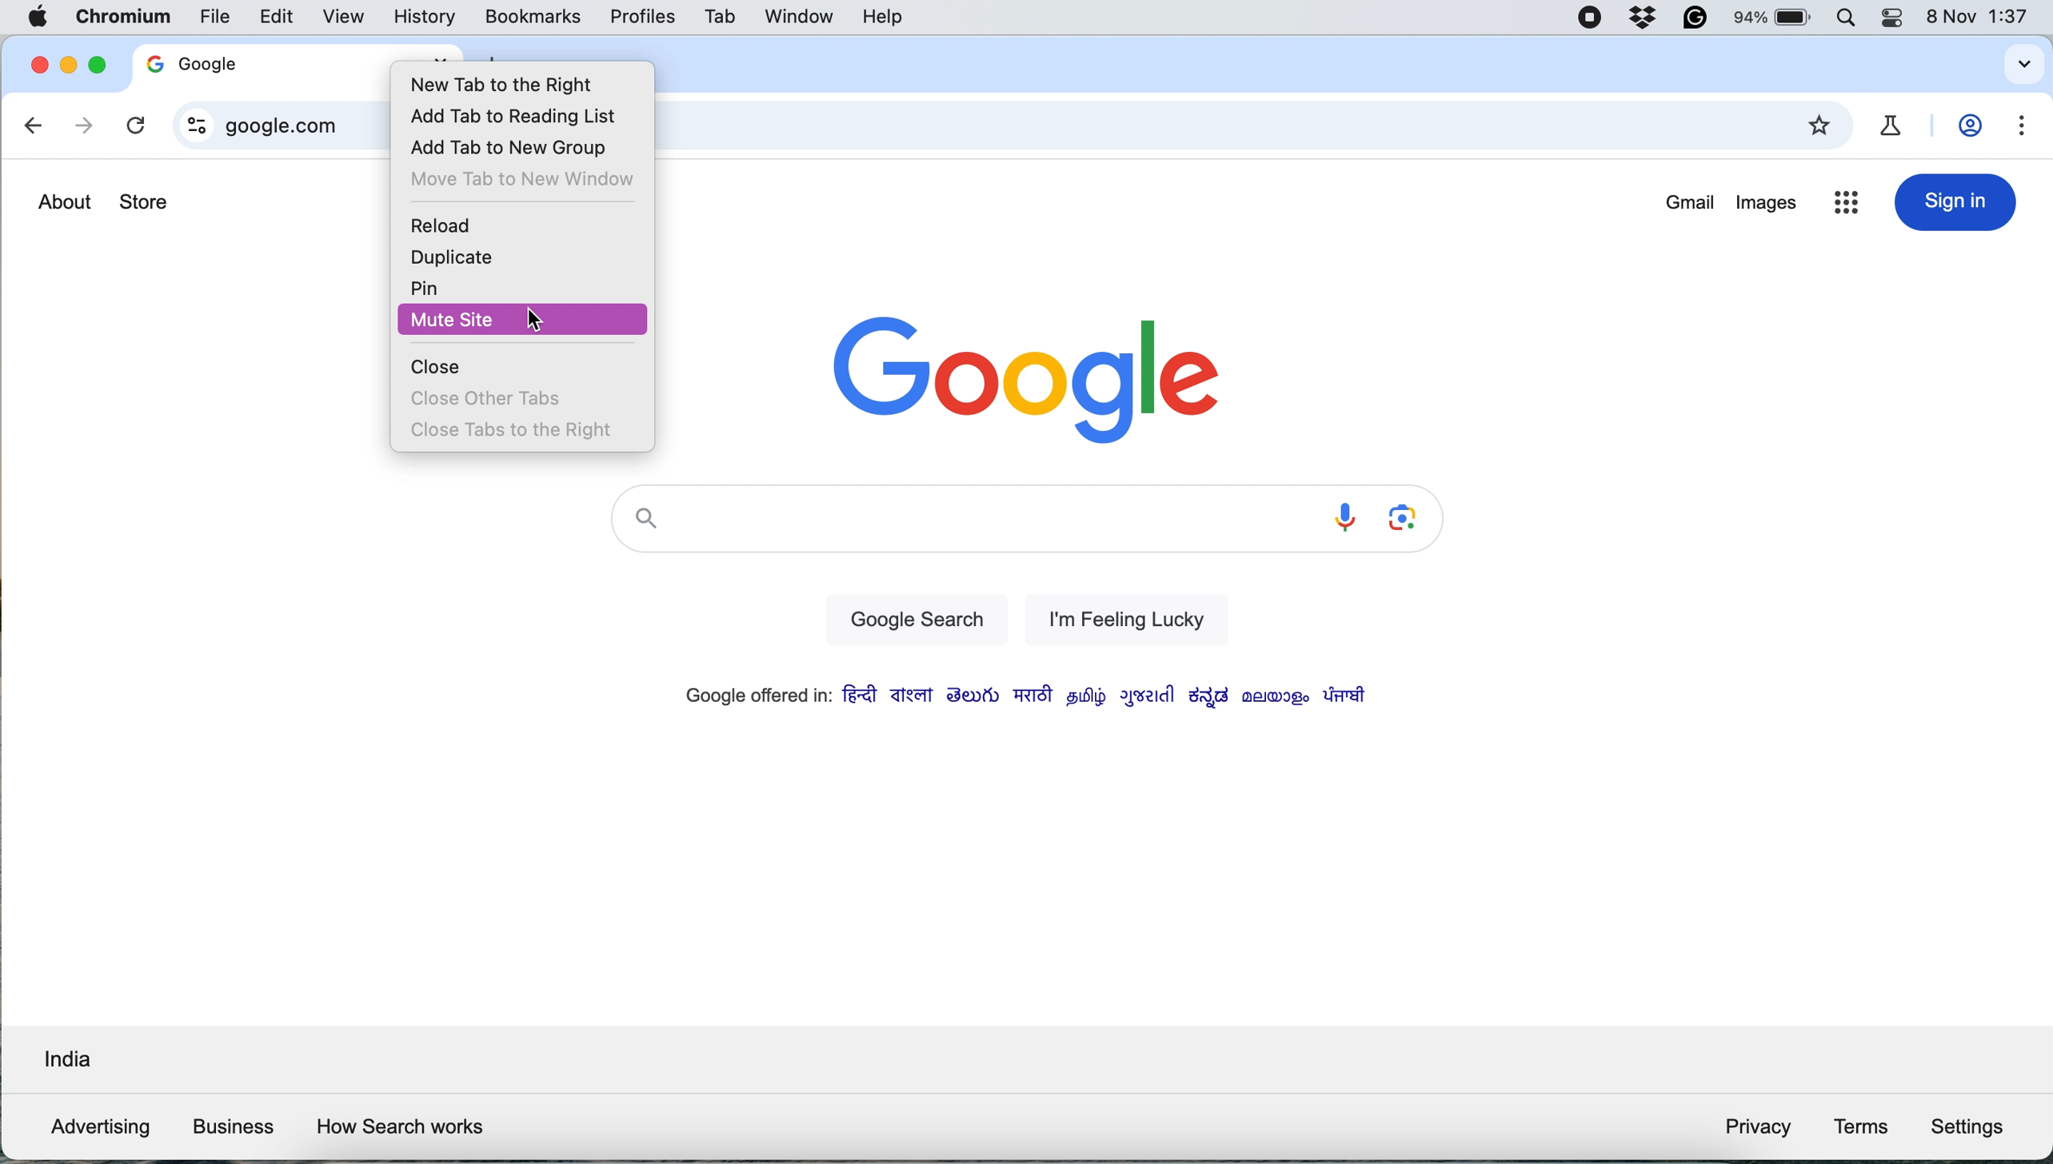  What do you see at coordinates (795, 16) in the screenshot?
I see `window` at bounding box center [795, 16].